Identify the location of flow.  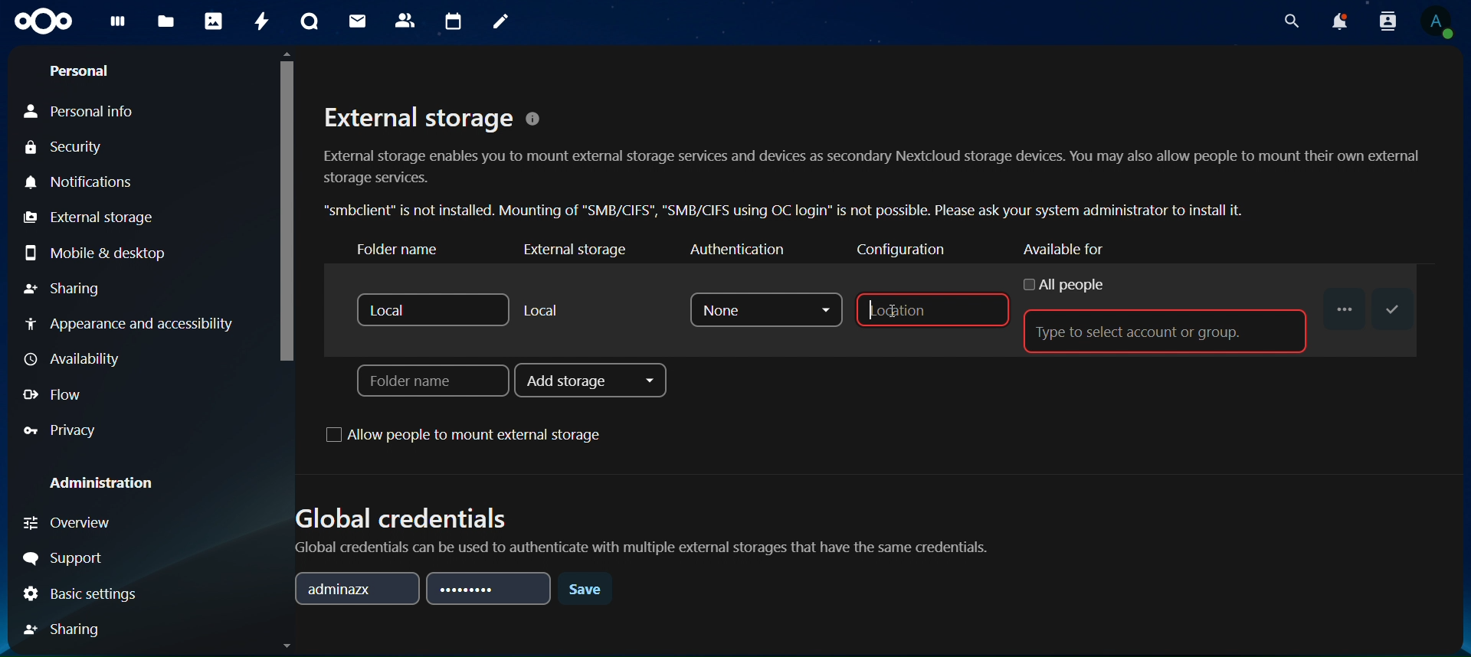
(56, 396).